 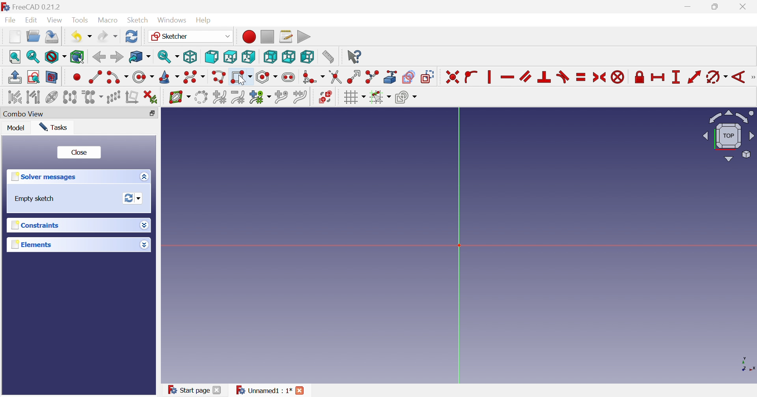 I want to click on Redo, so click(x=108, y=37).